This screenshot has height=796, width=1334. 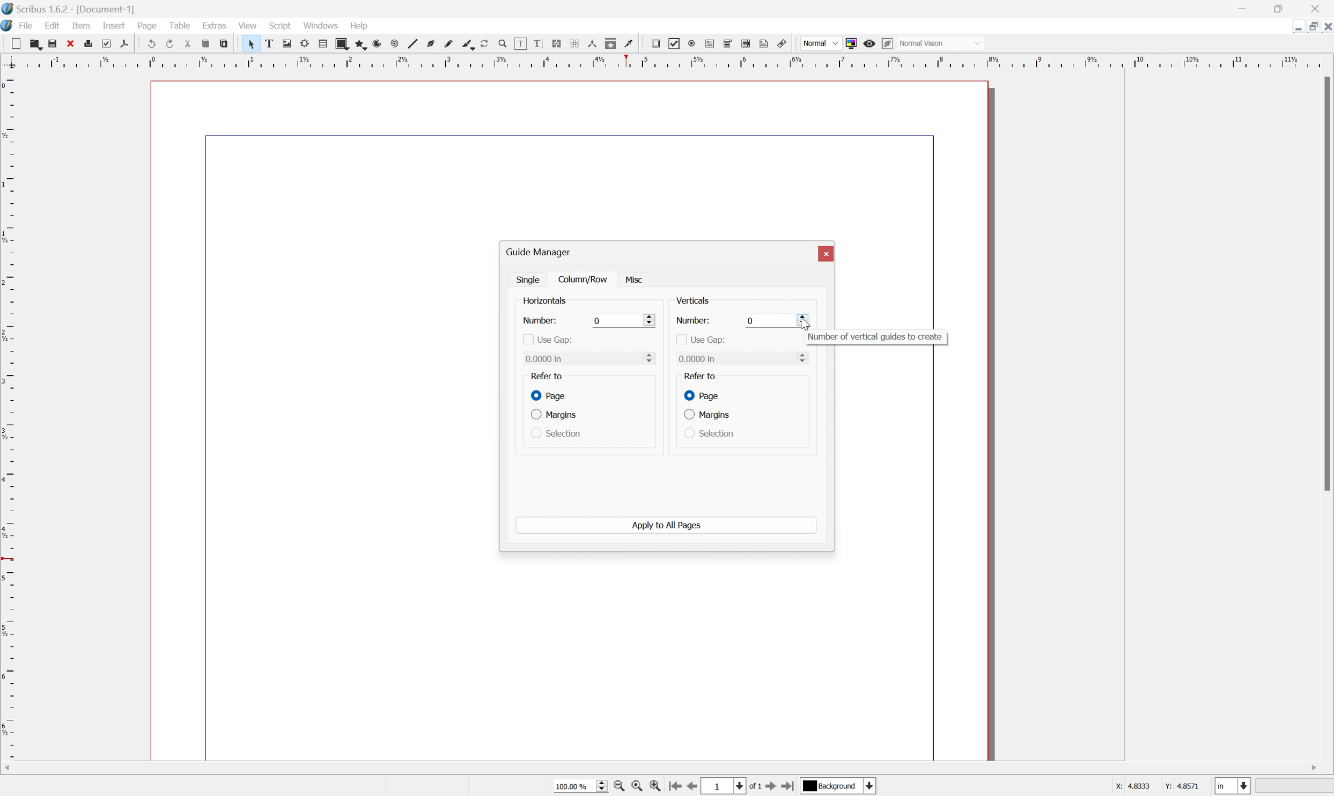 I want to click on pdf radio button, so click(x=692, y=43).